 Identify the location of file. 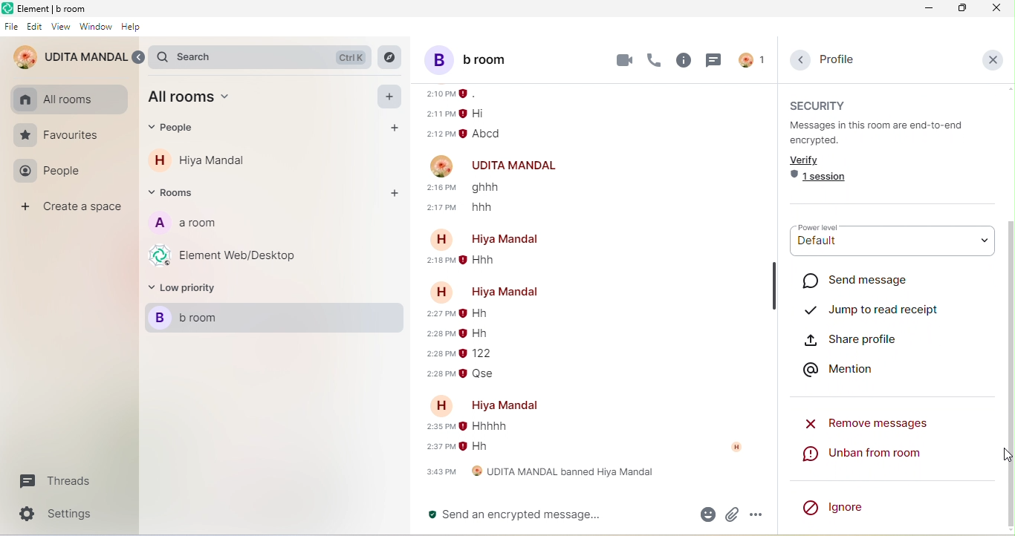
(11, 27).